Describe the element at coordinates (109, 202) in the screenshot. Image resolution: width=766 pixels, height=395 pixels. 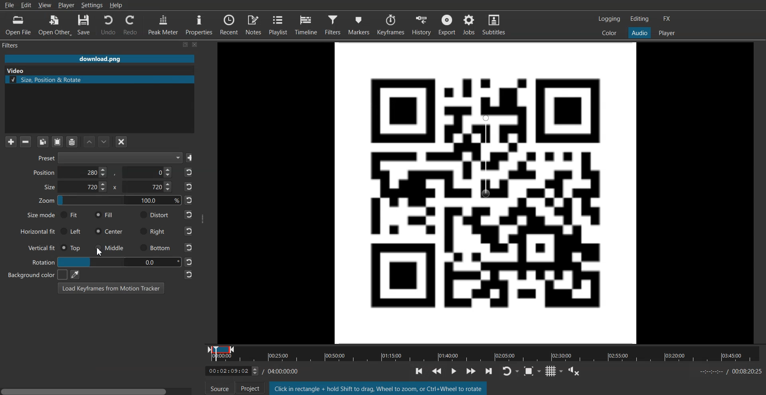
I see `Zoom Adjuster` at that location.